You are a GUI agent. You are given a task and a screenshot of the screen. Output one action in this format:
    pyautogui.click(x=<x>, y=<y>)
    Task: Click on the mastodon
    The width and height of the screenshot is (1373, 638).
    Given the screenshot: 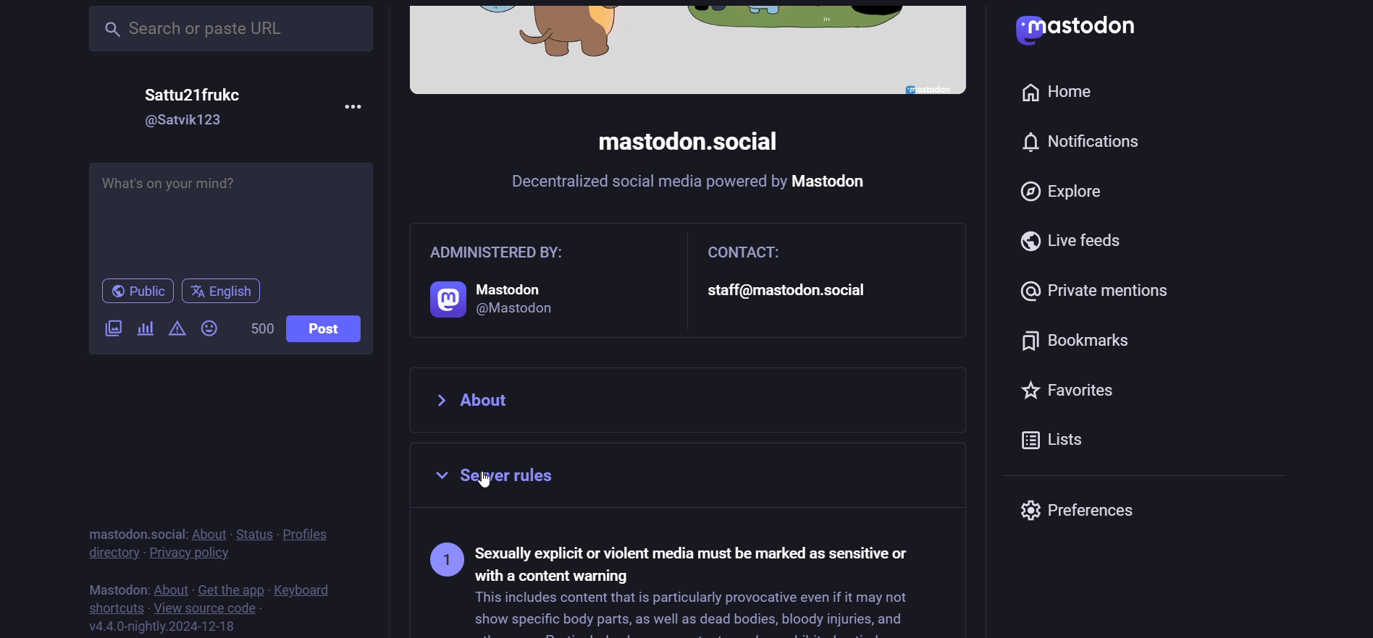 What is the action you would take?
    pyautogui.click(x=115, y=587)
    